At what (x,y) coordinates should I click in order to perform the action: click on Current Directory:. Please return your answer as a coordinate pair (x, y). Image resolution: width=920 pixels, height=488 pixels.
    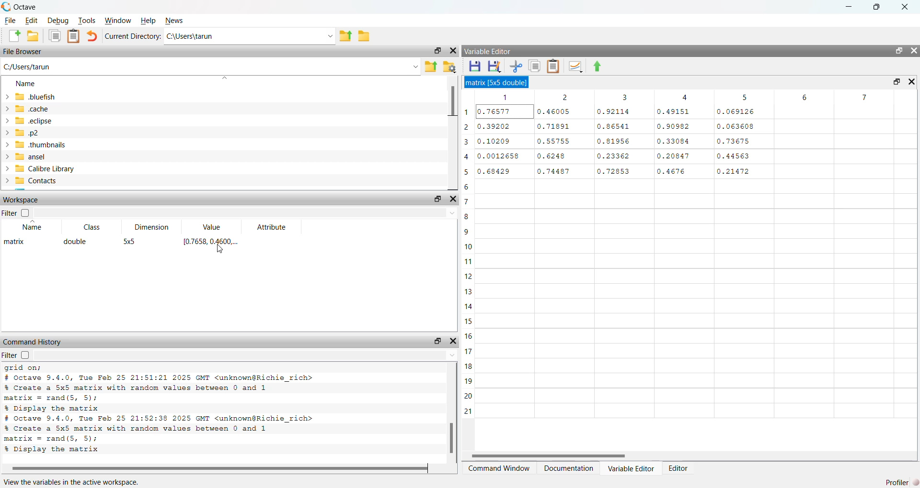
    Looking at the image, I should click on (134, 35).